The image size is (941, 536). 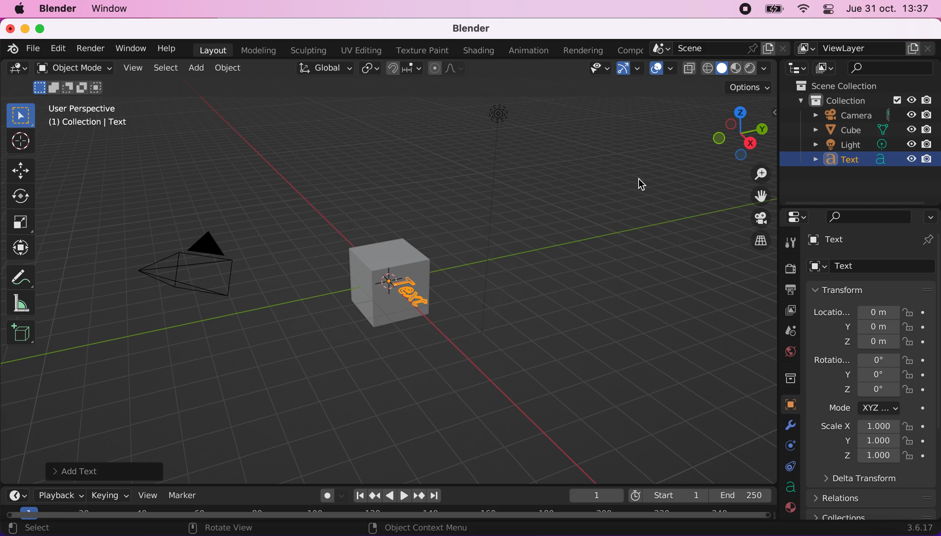 I want to click on edit, so click(x=59, y=47).